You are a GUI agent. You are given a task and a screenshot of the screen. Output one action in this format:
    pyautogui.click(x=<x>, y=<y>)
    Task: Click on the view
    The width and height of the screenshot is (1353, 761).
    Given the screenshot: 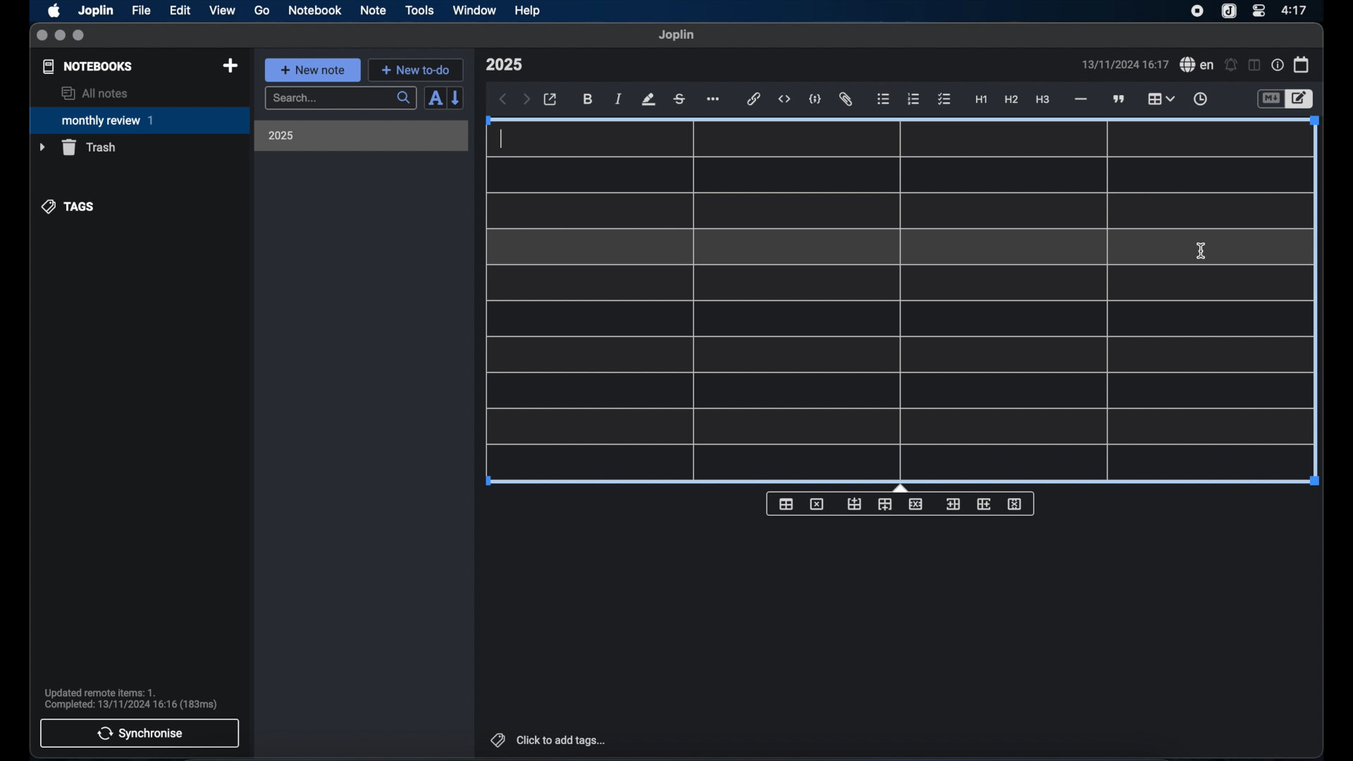 What is the action you would take?
    pyautogui.click(x=222, y=11)
    